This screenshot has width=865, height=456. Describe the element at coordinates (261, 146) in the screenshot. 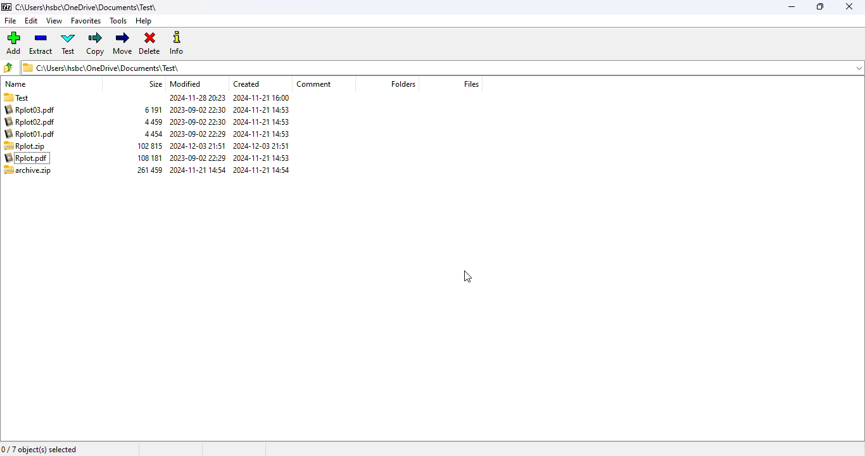

I see `created date and time` at that location.